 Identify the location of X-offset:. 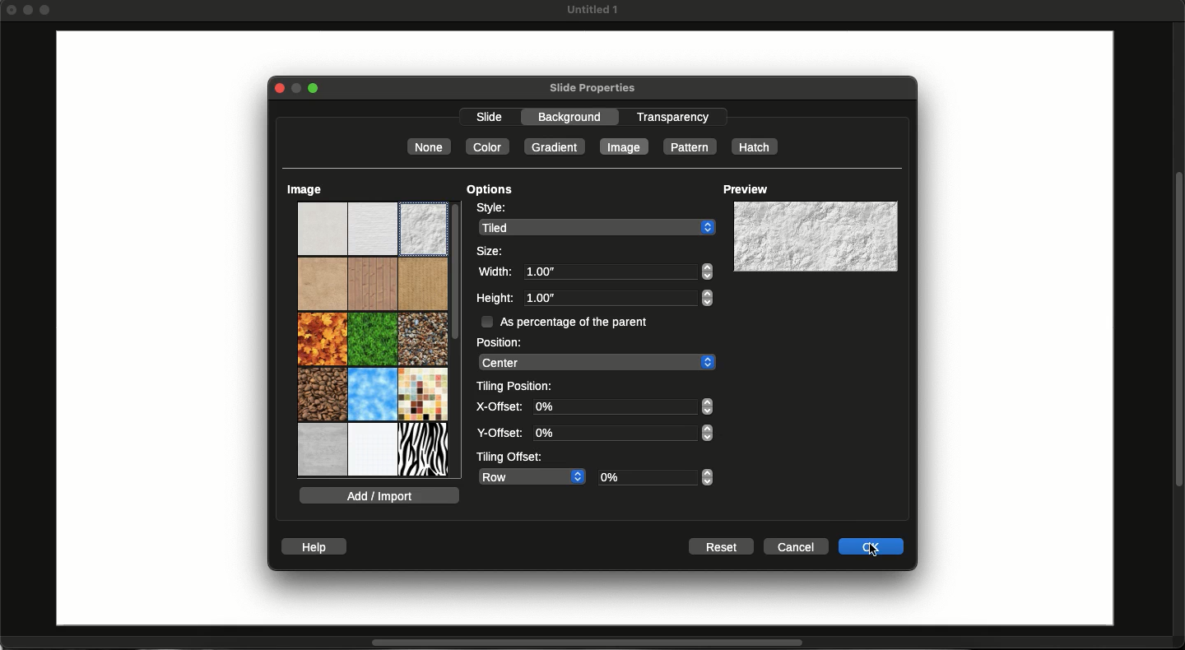
(499, 406).